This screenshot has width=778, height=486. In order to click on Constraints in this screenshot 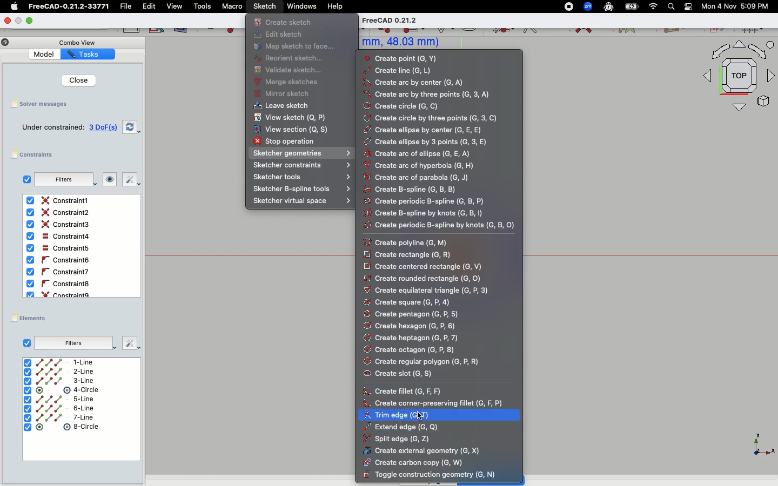, I will do `click(36, 155)`.